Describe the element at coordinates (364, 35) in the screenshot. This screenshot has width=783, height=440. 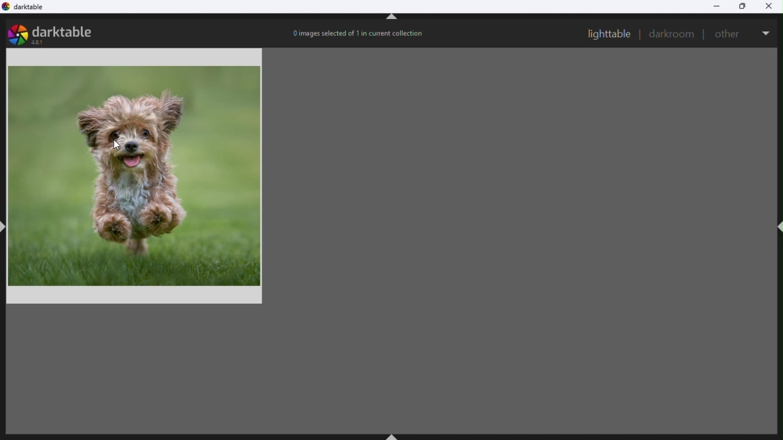
I see `Image selection status` at that location.